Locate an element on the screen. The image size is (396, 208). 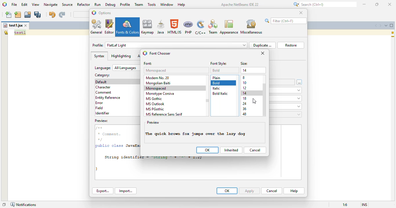
identifier is located at coordinates (102, 113).